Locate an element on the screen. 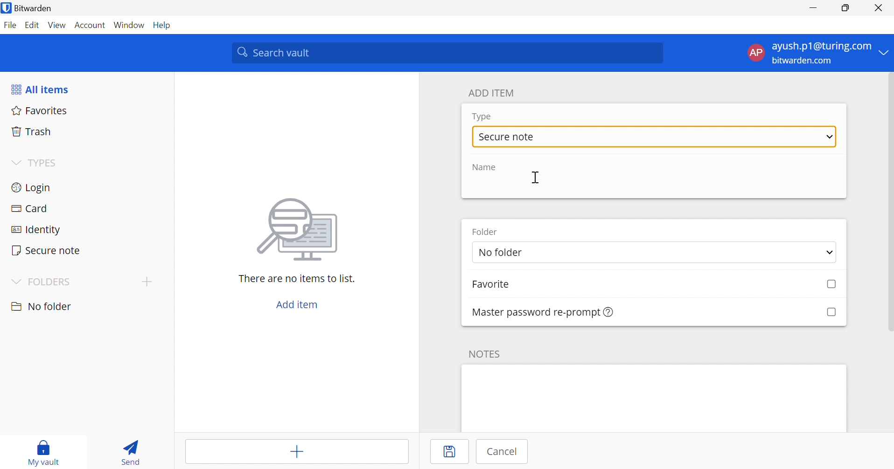  Minimize is located at coordinates (813, 9).